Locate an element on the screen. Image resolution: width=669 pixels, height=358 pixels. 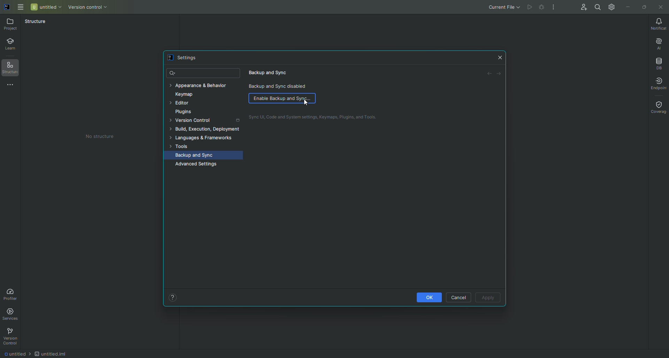
Enable Backup is located at coordinates (280, 99).